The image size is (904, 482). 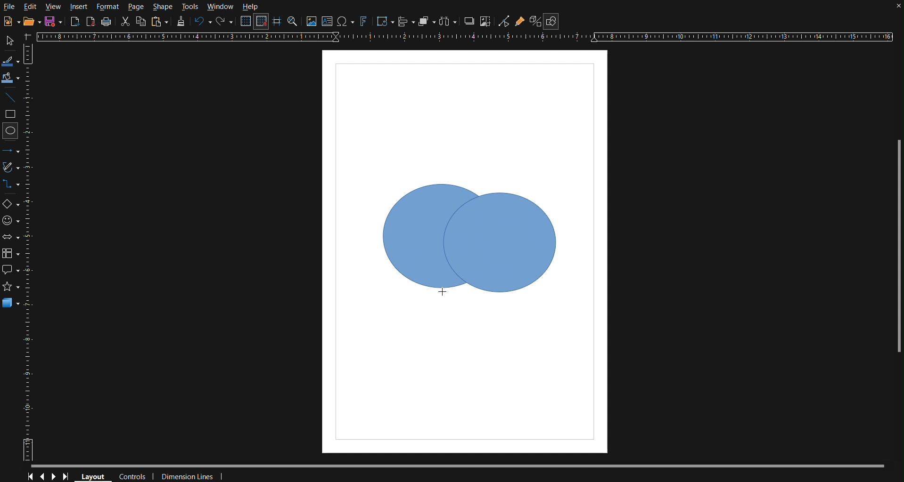 What do you see at coordinates (78, 6) in the screenshot?
I see `Insert` at bounding box center [78, 6].